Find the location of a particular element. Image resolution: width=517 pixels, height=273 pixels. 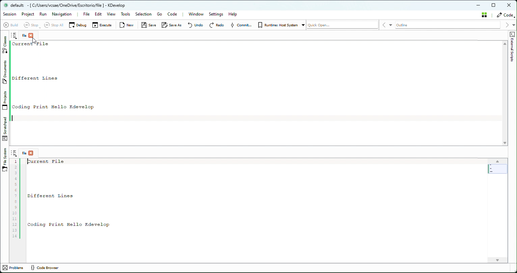

Run is located at coordinates (43, 14).